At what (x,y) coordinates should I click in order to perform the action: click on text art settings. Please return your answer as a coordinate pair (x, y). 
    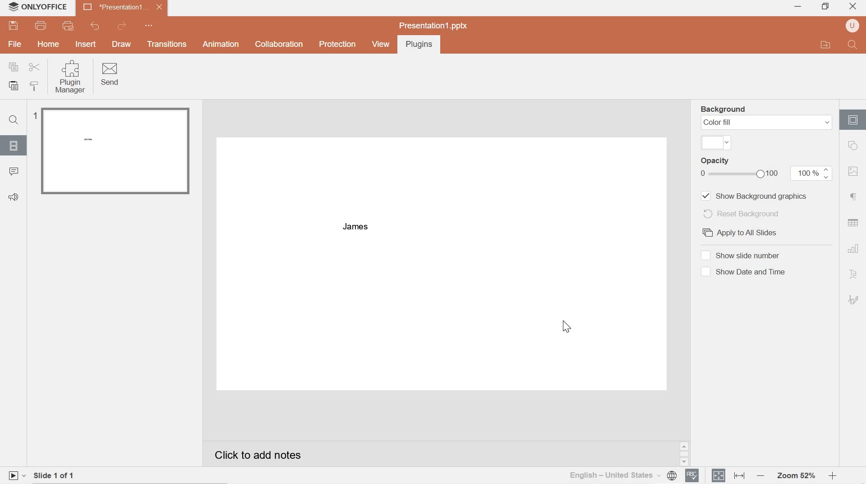
    Looking at the image, I should click on (855, 275).